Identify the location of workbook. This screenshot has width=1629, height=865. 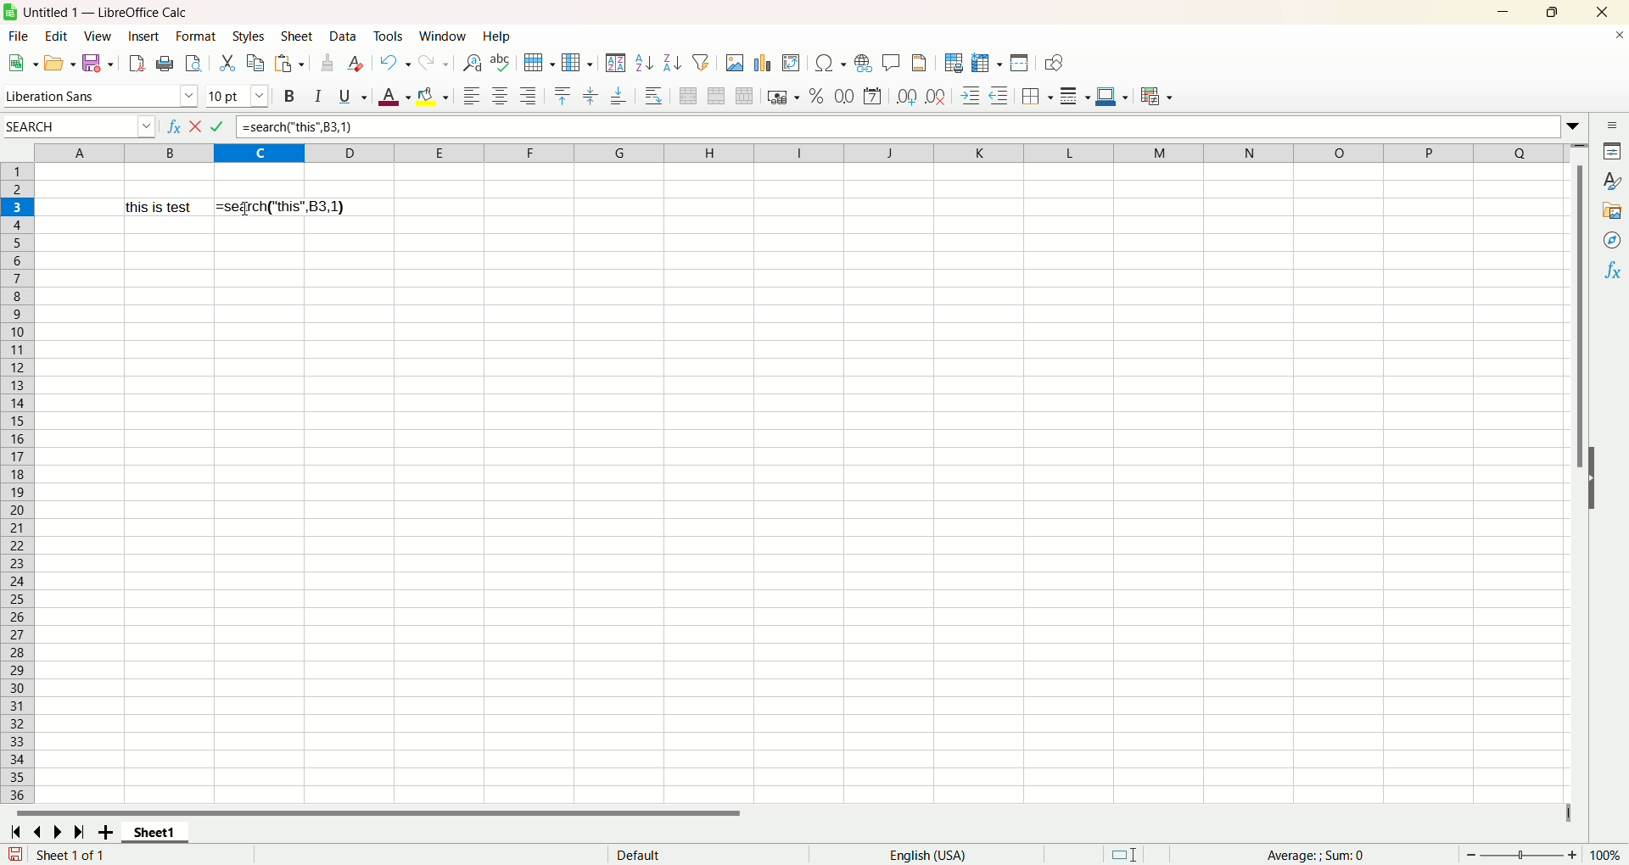
(799, 517).